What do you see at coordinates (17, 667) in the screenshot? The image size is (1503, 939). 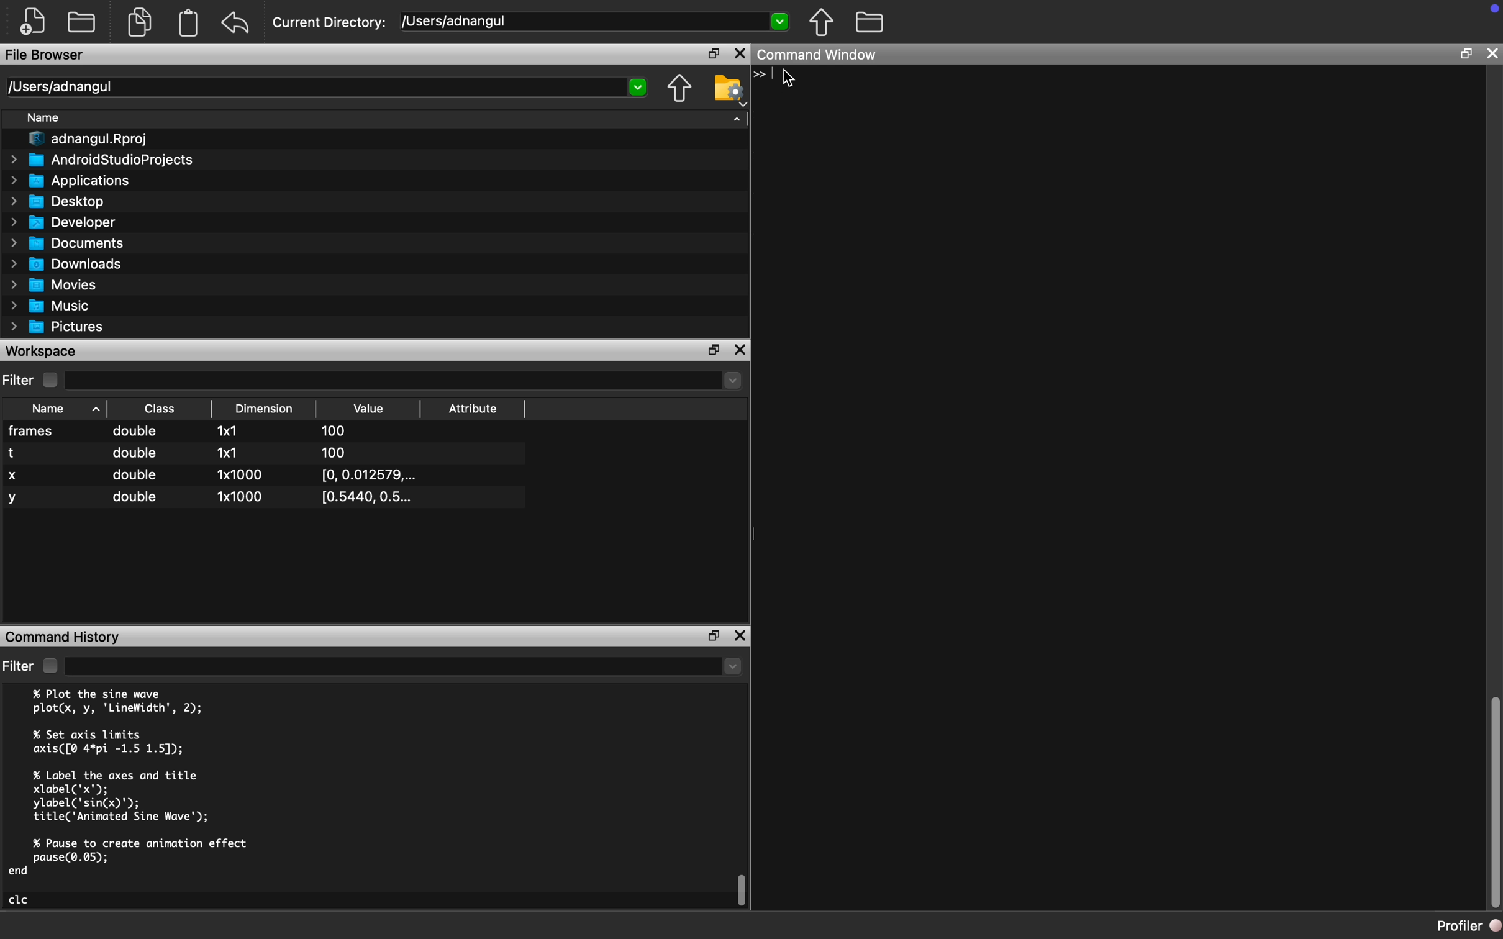 I see `Filter` at bounding box center [17, 667].